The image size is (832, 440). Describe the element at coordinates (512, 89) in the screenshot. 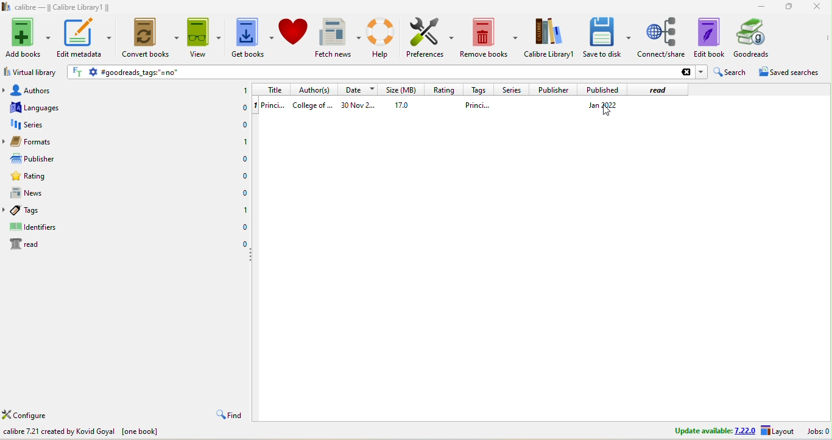

I see `series` at that location.